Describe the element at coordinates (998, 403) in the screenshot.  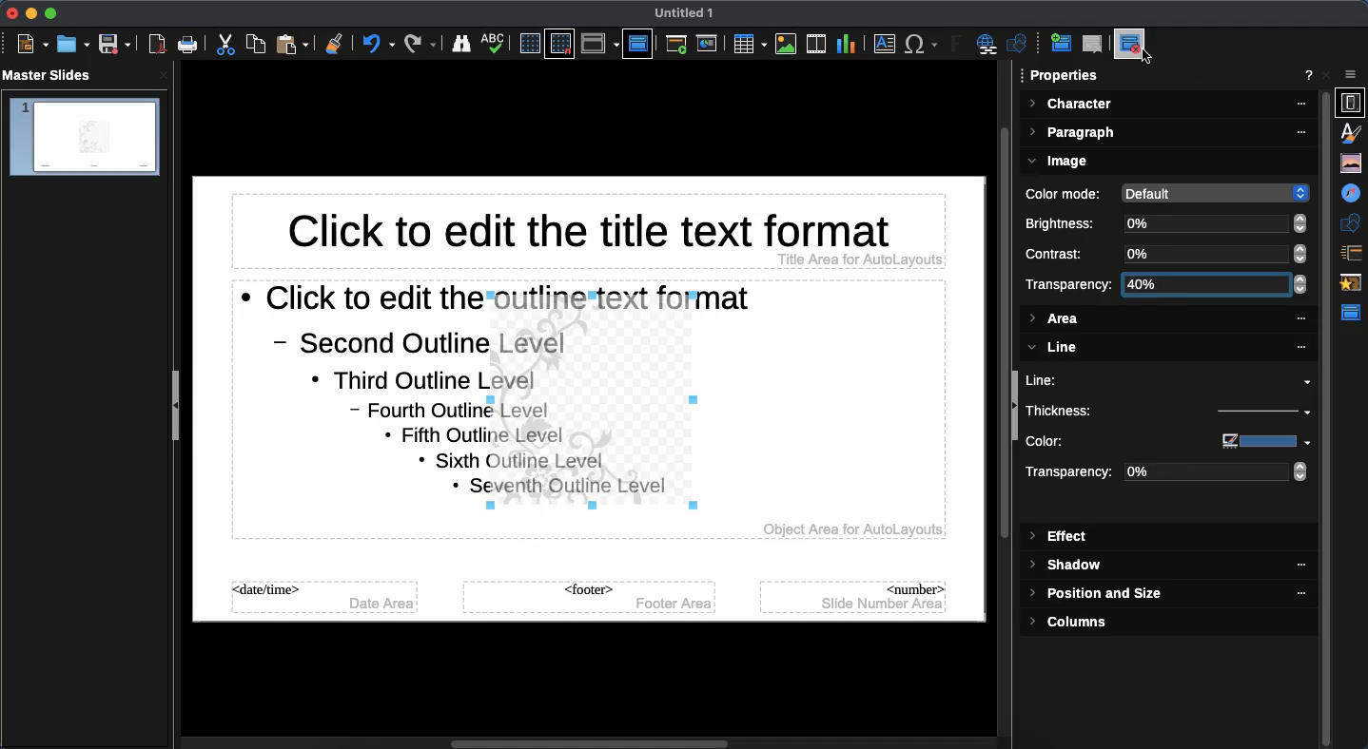
I see `vertical scroll bar` at that location.